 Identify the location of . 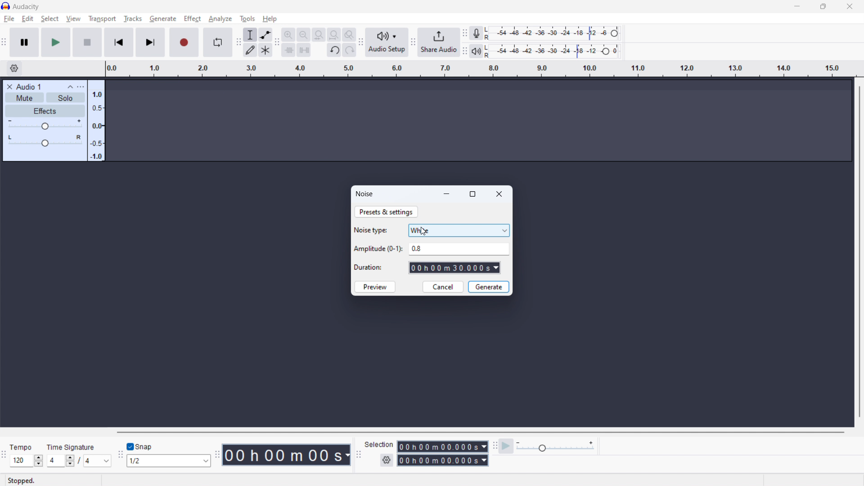
(475, 32).